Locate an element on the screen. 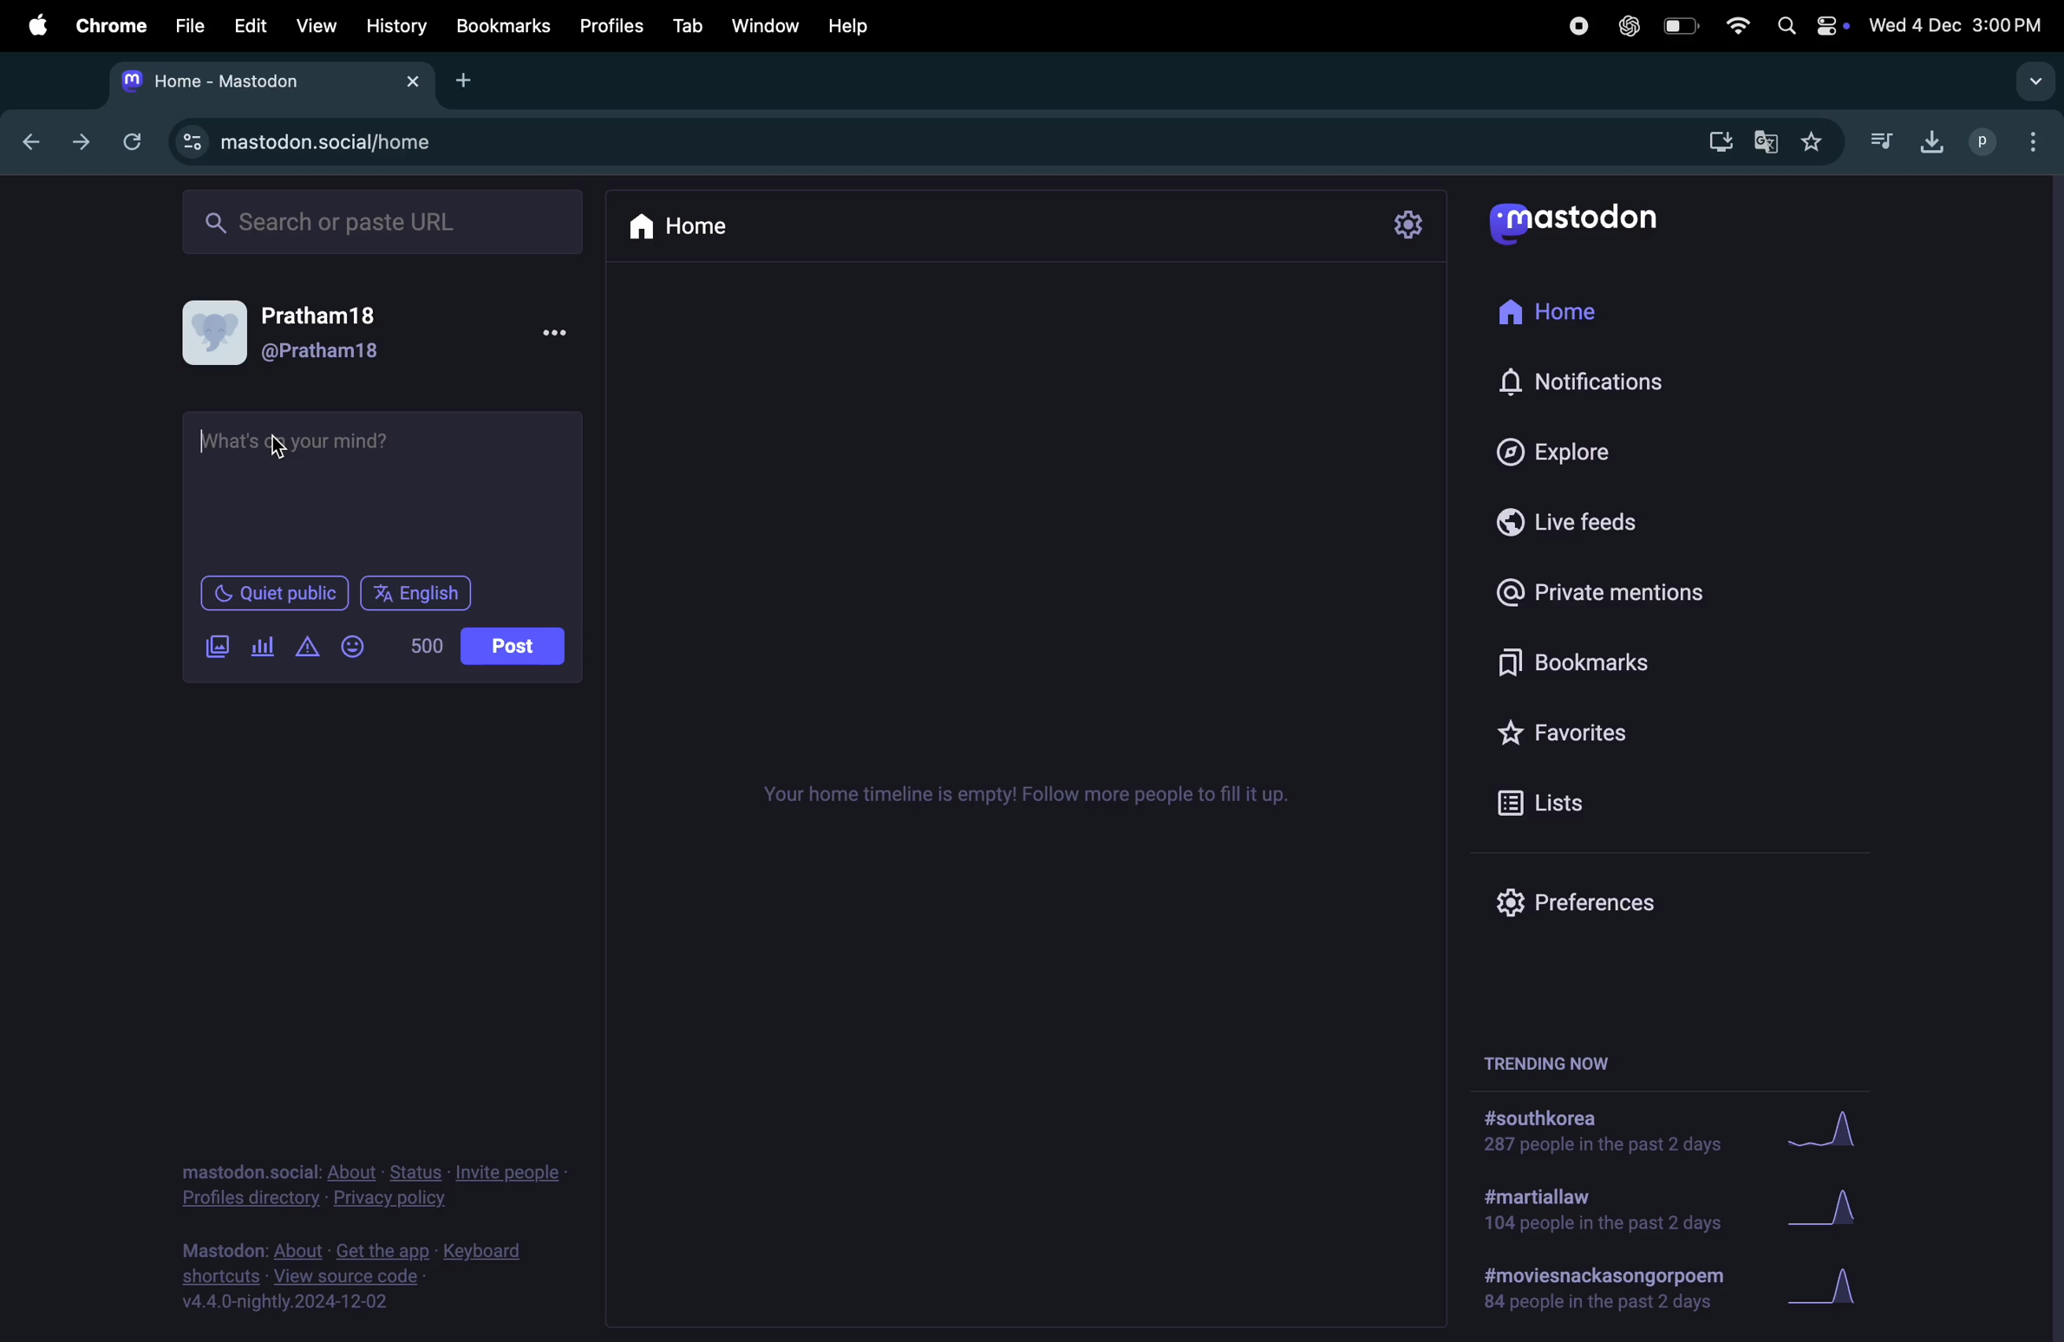  Graph is located at coordinates (1826, 1287).